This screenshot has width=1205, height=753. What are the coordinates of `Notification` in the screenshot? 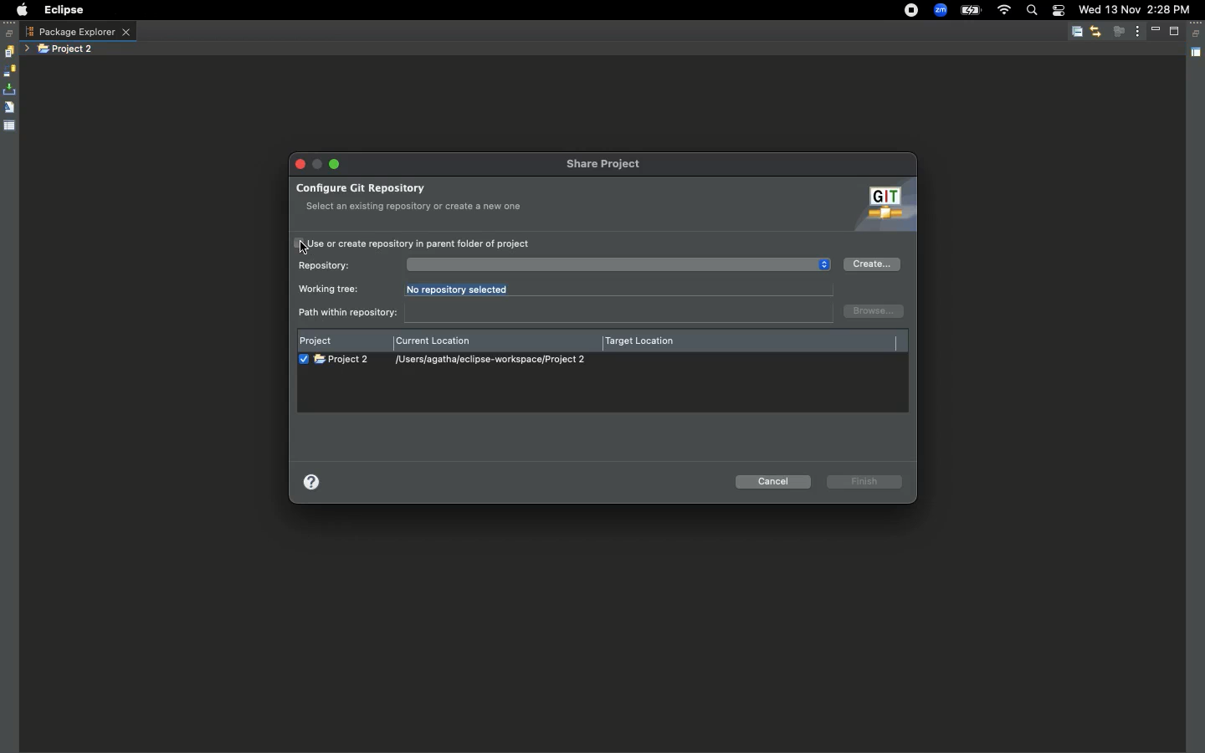 It's located at (1058, 12).